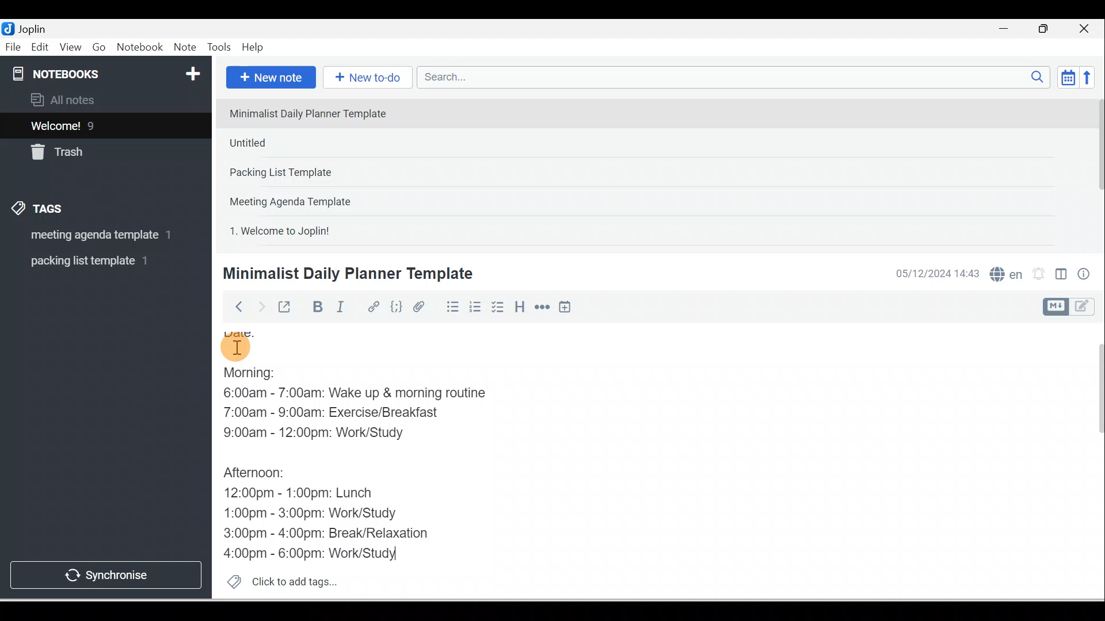 The height and width of the screenshot is (621, 1105). I want to click on Note, so click(184, 48).